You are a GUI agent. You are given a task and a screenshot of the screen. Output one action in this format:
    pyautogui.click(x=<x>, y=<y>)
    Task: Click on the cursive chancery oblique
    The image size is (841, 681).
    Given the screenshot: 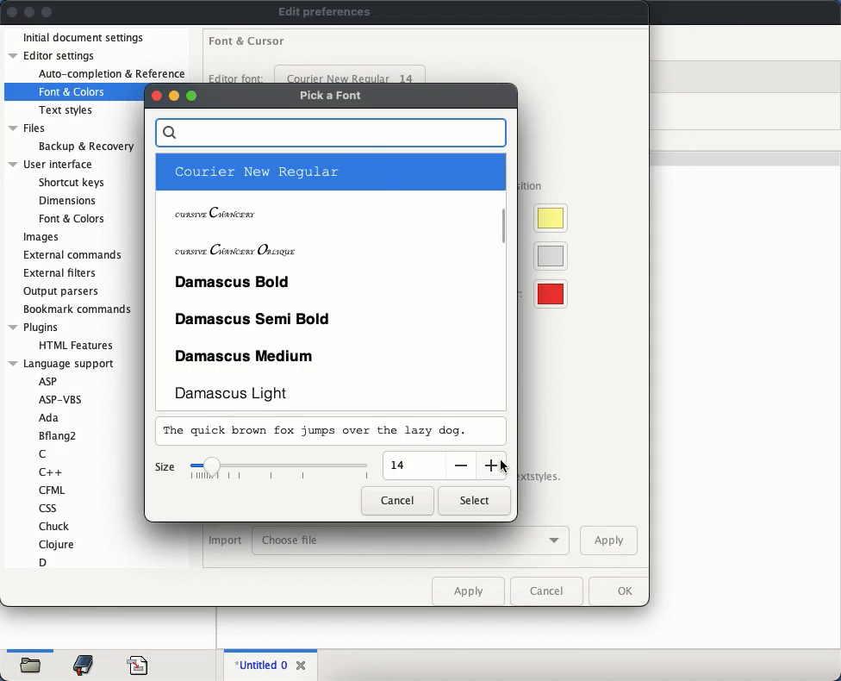 What is the action you would take?
    pyautogui.click(x=327, y=247)
    